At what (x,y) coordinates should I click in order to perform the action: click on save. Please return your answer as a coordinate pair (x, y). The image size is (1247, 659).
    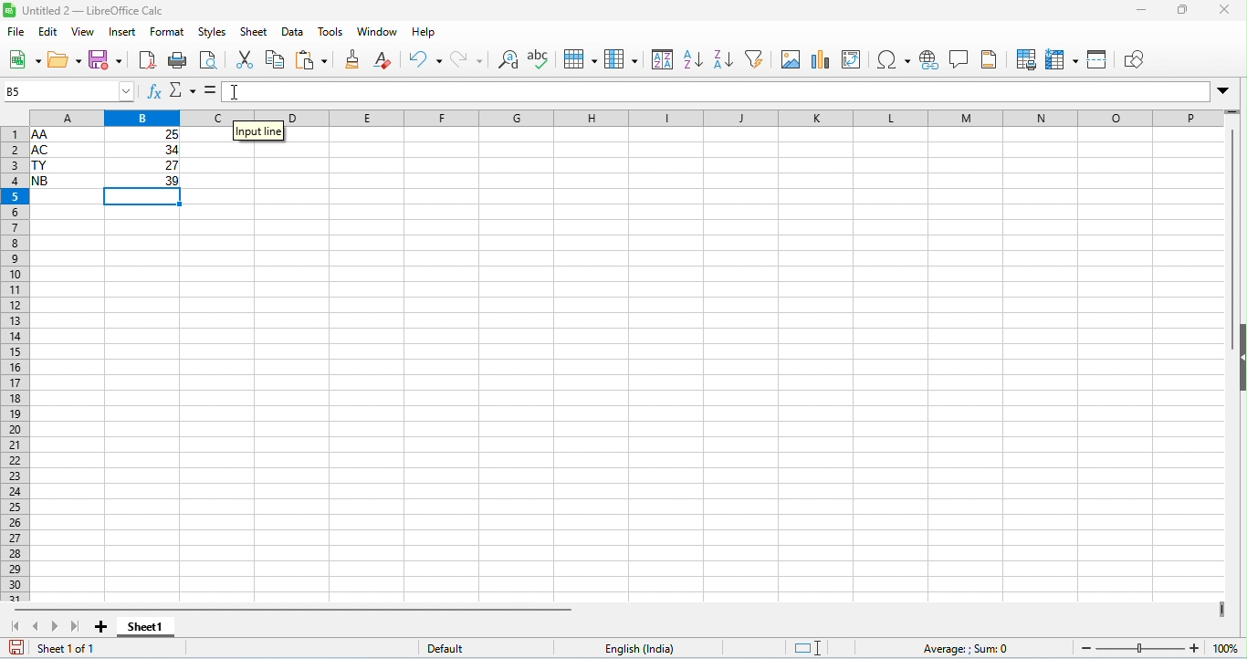
    Looking at the image, I should click on (18, 646).